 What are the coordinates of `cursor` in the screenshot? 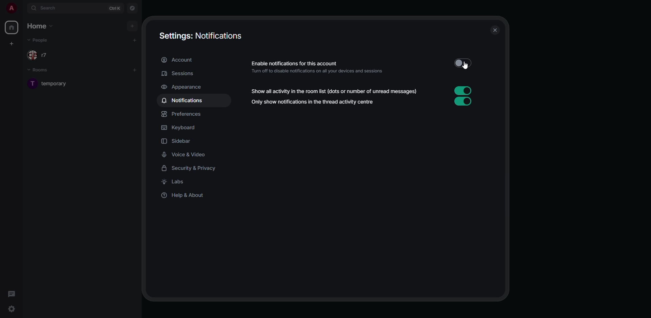 It's located at (468, 66).